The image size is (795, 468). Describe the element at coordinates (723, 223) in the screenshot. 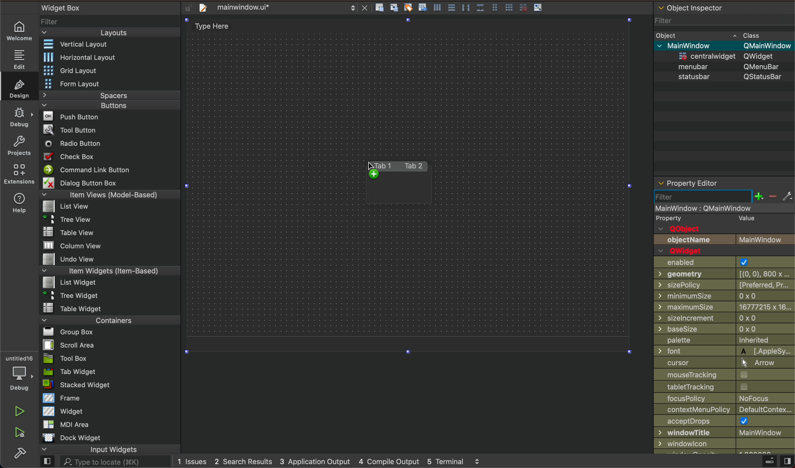

I see `qobject` at that location.